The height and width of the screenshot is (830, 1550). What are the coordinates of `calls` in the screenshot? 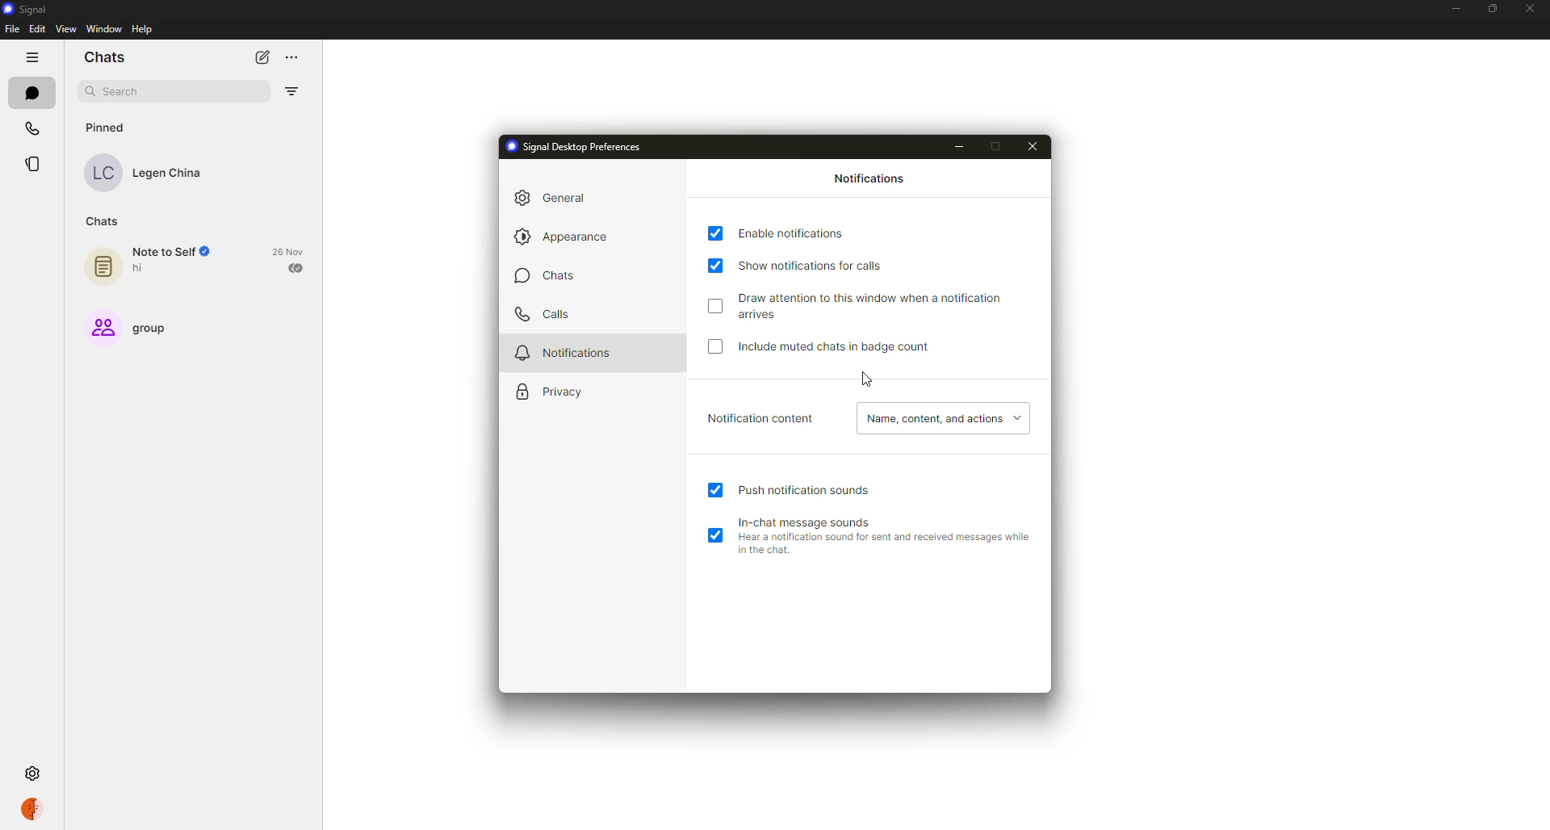 It's located at (32, 128).